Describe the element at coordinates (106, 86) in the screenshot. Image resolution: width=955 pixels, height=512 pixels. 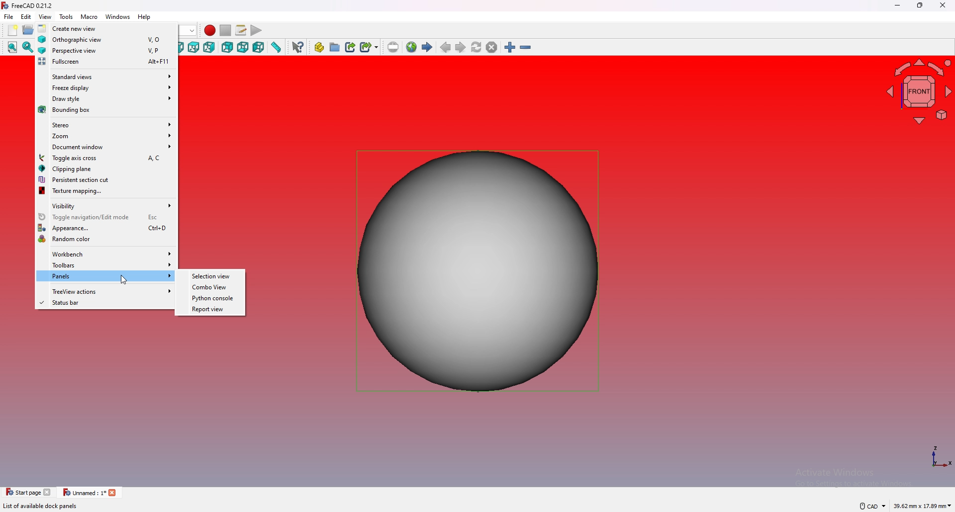
I see `freeze display` at that location.